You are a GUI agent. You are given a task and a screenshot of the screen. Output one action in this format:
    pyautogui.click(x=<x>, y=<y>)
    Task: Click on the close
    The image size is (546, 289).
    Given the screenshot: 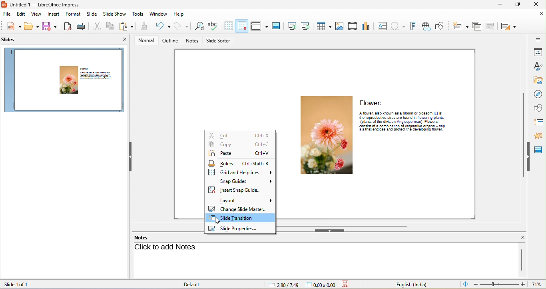 What is the action you would take?
    pyautogui.click(x=541, y=15)
    